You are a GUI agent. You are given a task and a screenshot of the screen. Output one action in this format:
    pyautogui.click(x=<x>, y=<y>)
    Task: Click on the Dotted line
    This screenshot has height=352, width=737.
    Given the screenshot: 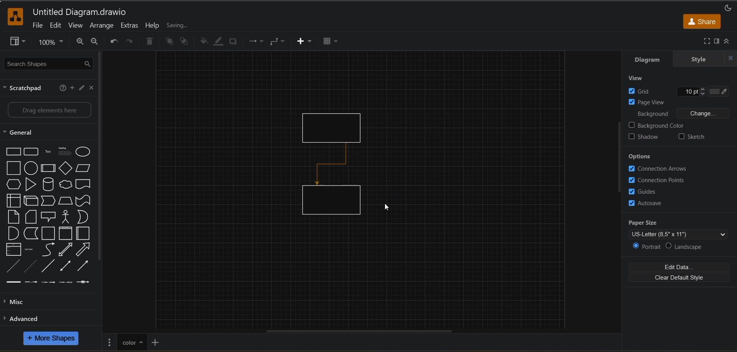 What is the action you would take?
    pyautogui.click(x=30, y=266)
    